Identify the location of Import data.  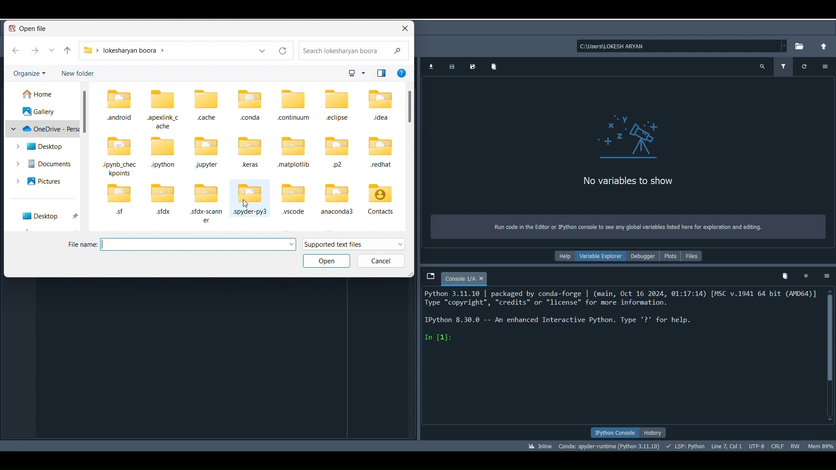
(430, 67).